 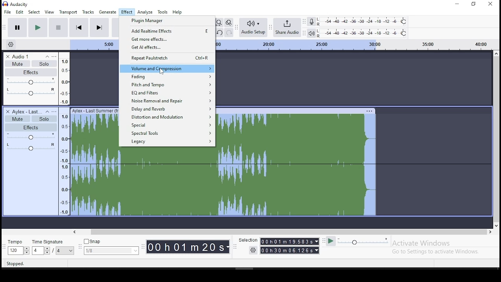 I want to click on stopped, so click(x=16, y=263).